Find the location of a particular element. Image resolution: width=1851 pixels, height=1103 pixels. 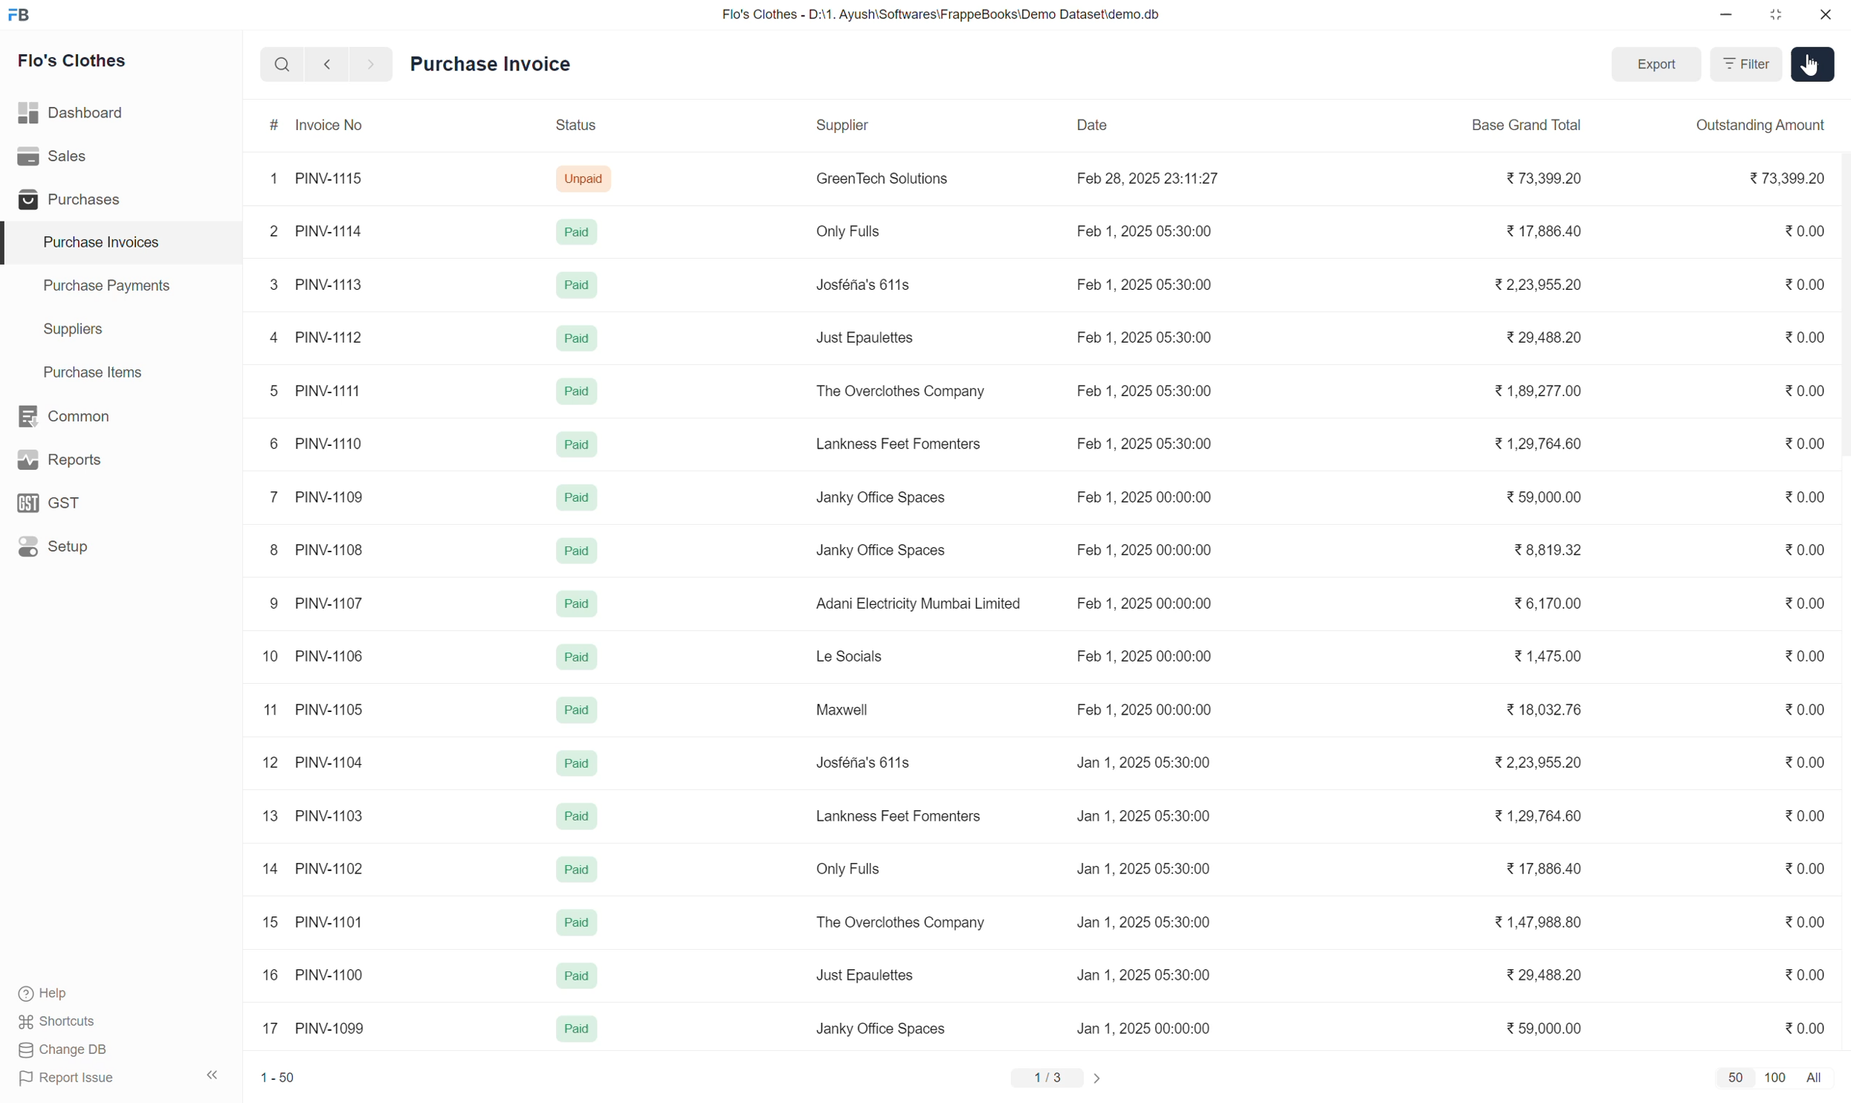

Jan 1, 2025 05:30:00 is located at coordinates (1150, 813).